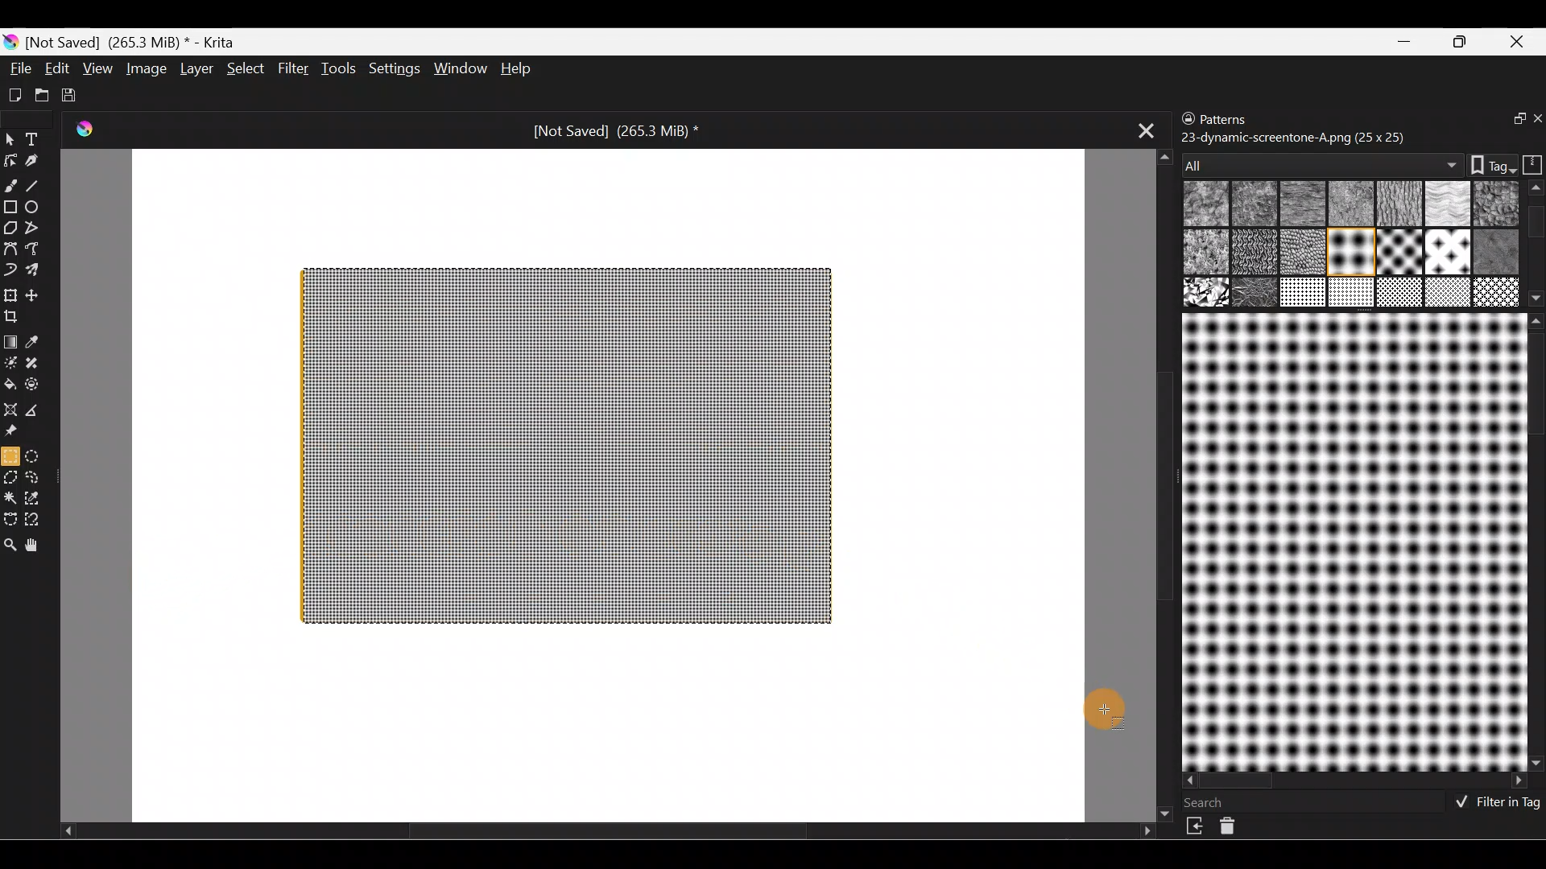  Describe the element at coordinates (1158, 483) in the screenshot. I see `Scroll tab` at that location.